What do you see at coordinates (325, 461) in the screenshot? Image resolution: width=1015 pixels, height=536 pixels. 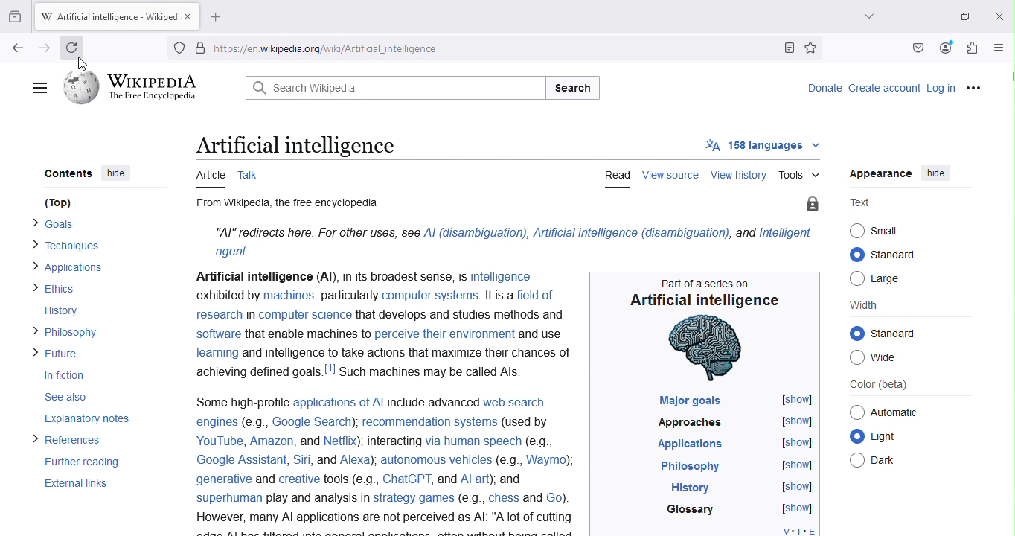 I see `and` at bounding box center [325, 461].